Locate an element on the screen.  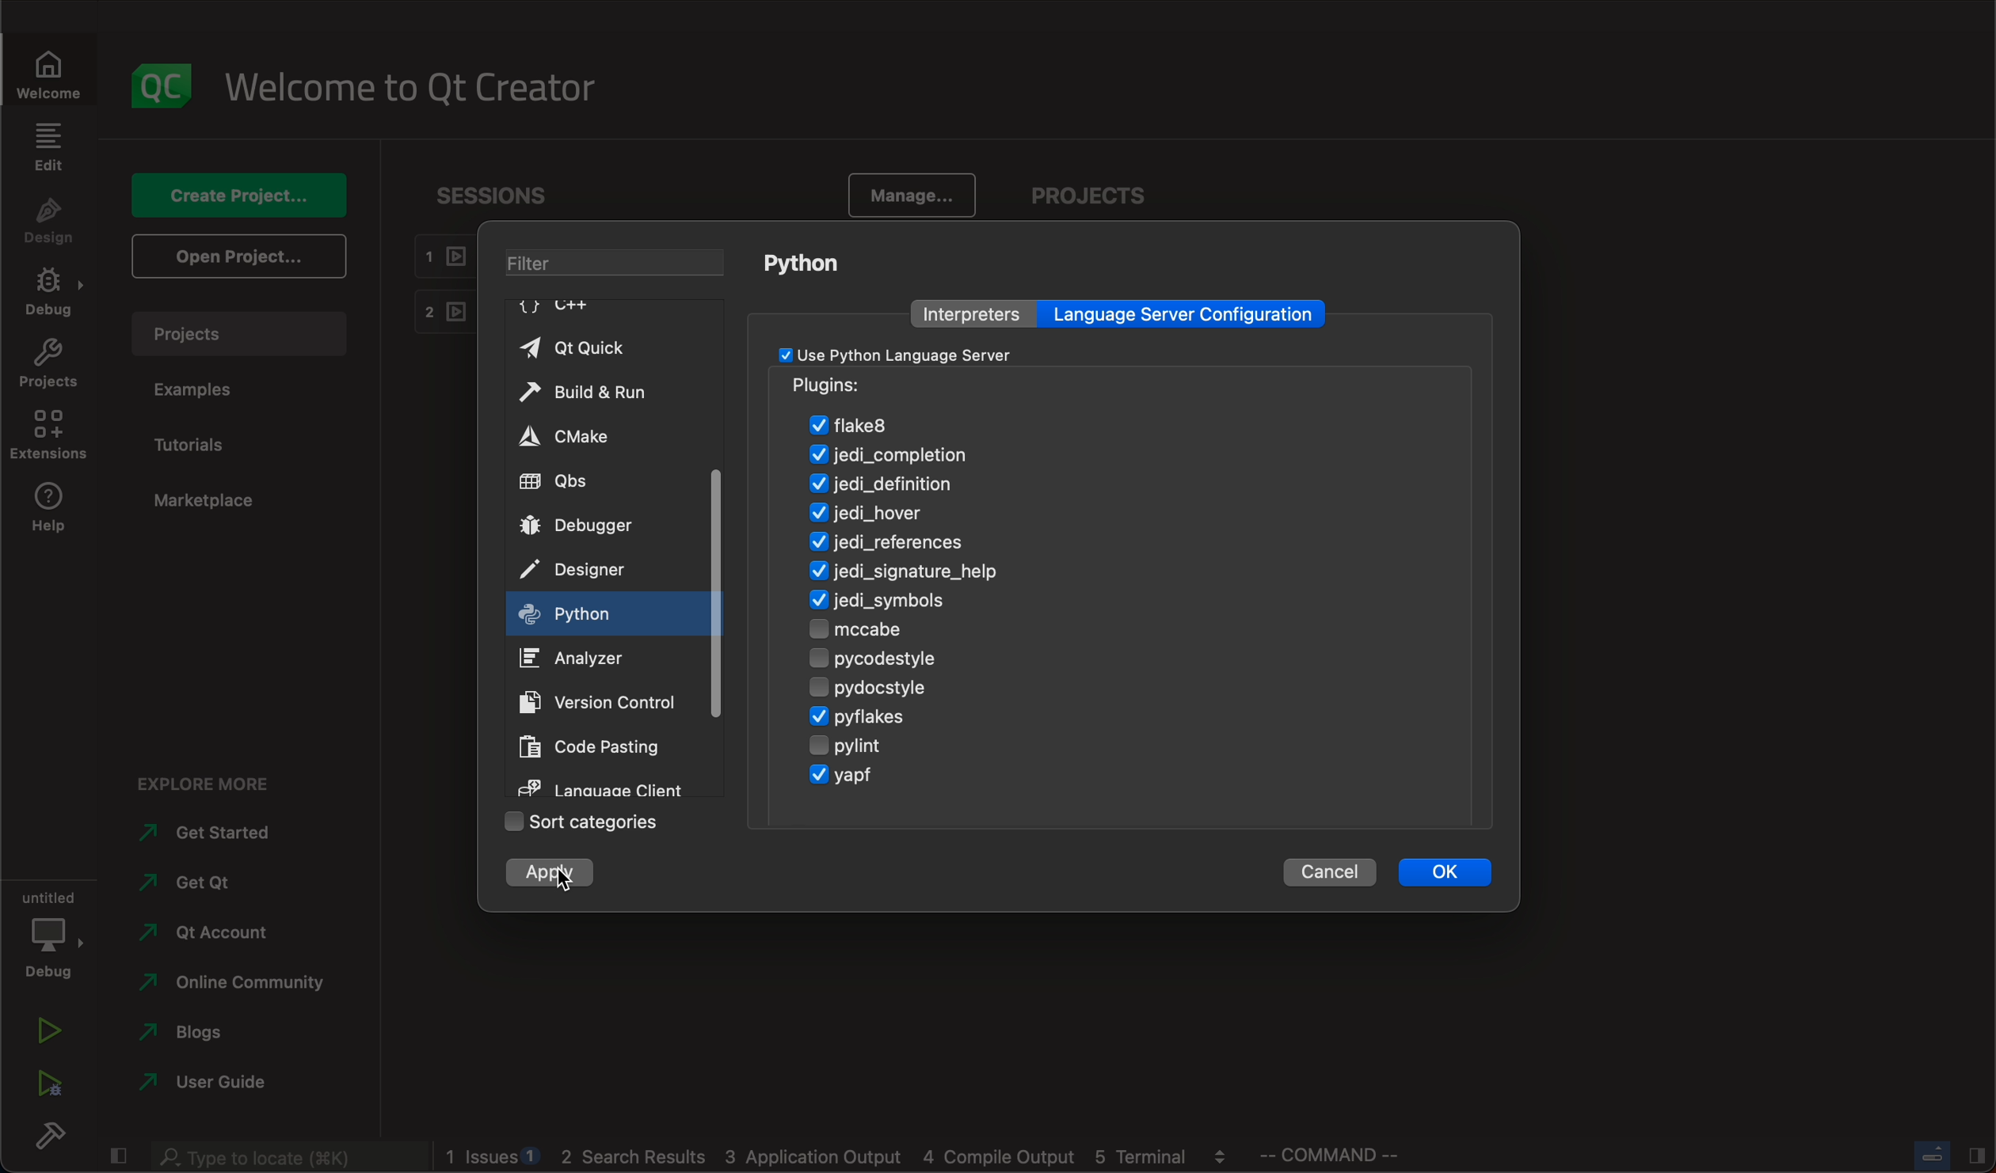
build is located at coordinates (48, 1135).